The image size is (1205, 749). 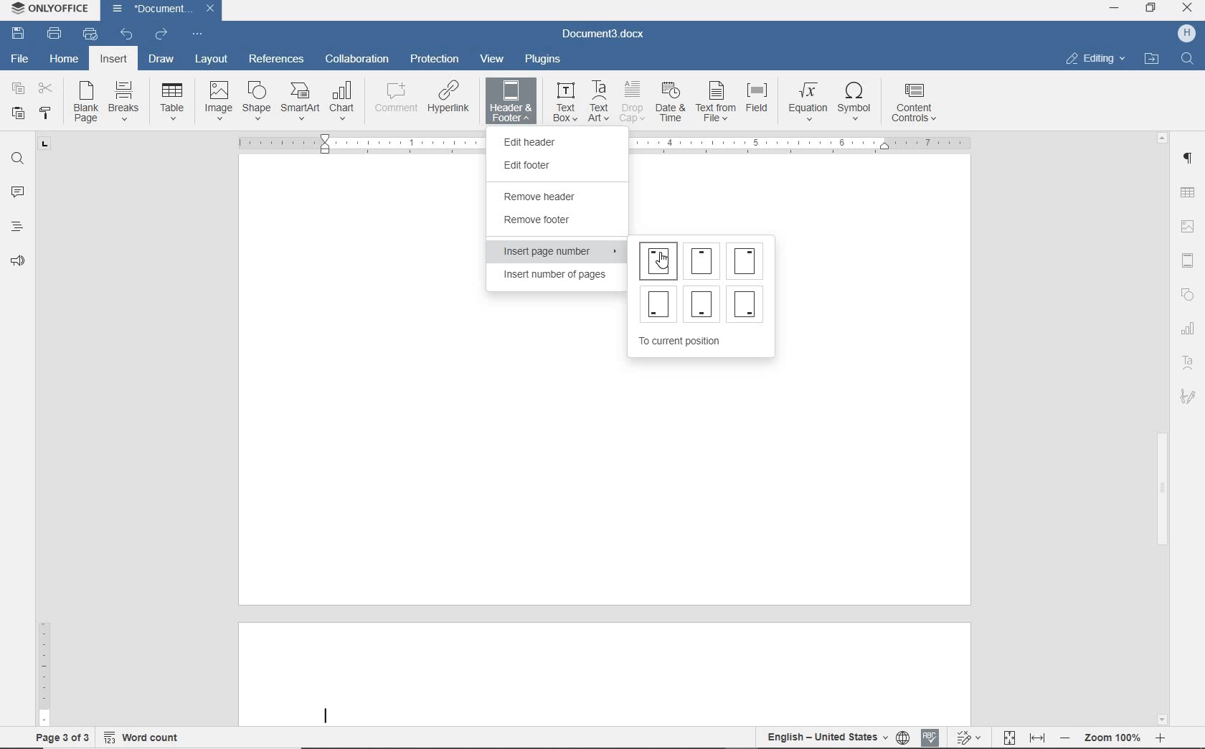 What do you see at coordinates (46, 149) in the screenshot?
I see `Tab stop` at bounding box center [46, 149].